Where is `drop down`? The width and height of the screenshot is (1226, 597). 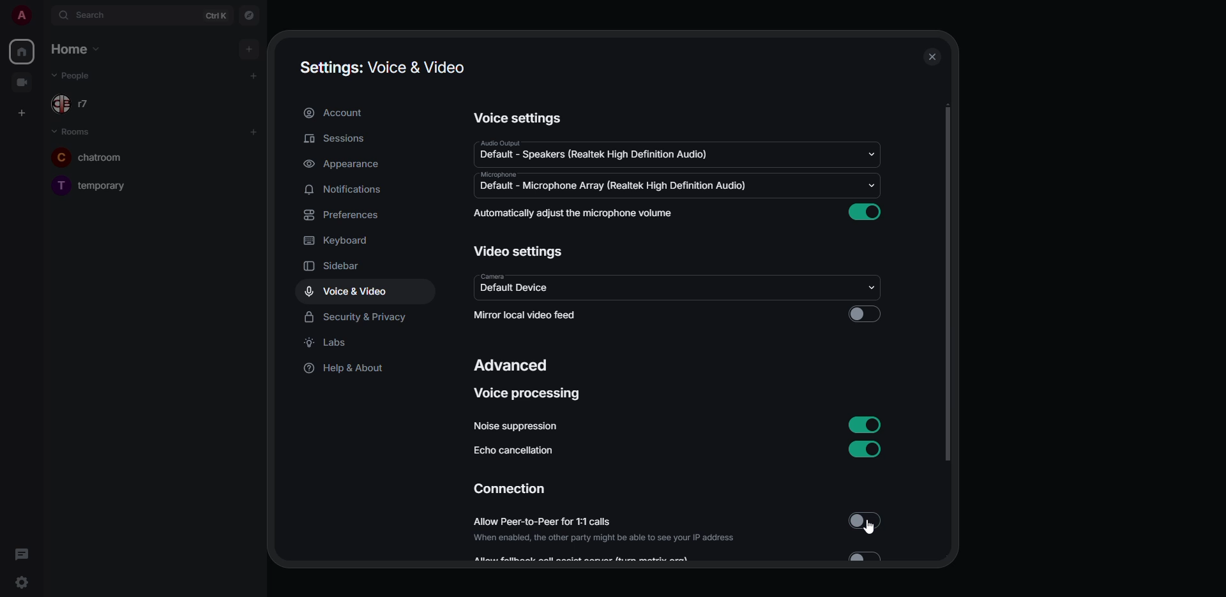
drop down is located at coordinates (875, 286).